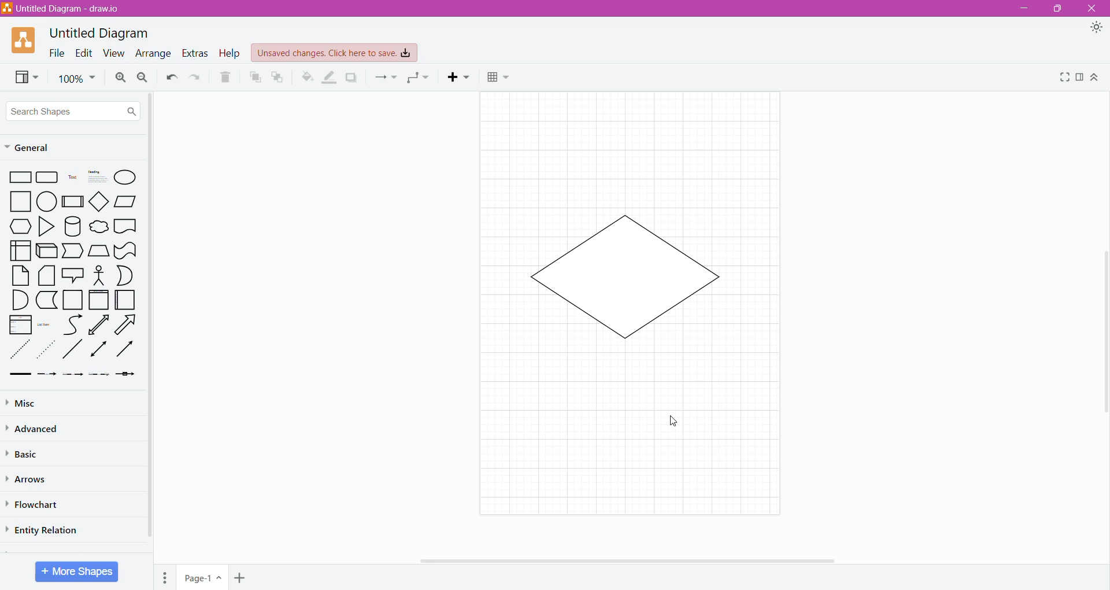 The image size is (1110, 590). Describe the element at coordinates (164, 578) in the screenshot. I see `Pages` at that location.